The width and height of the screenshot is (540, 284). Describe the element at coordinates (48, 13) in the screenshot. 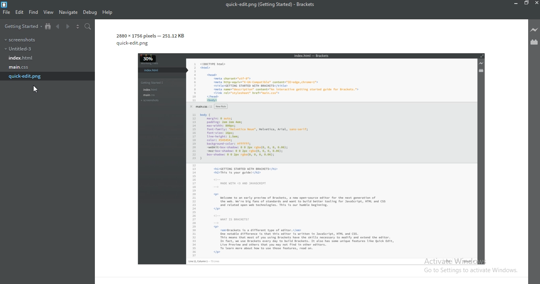

I see `view` at that location.